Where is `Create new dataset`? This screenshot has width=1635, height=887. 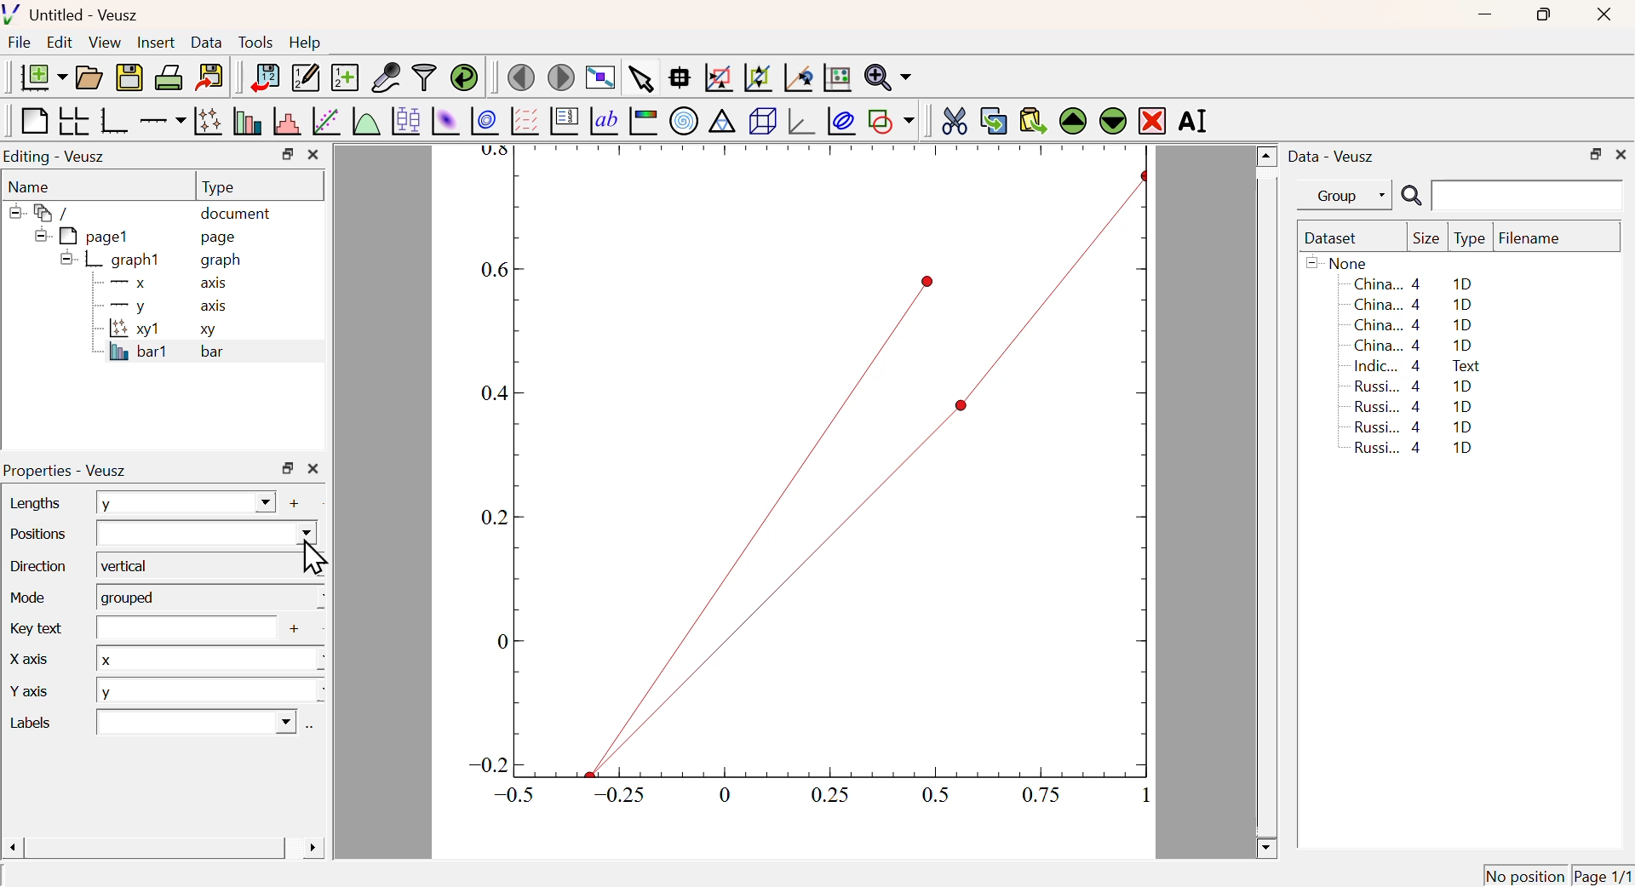
Create new dataset is located at coordinates (344, 79).